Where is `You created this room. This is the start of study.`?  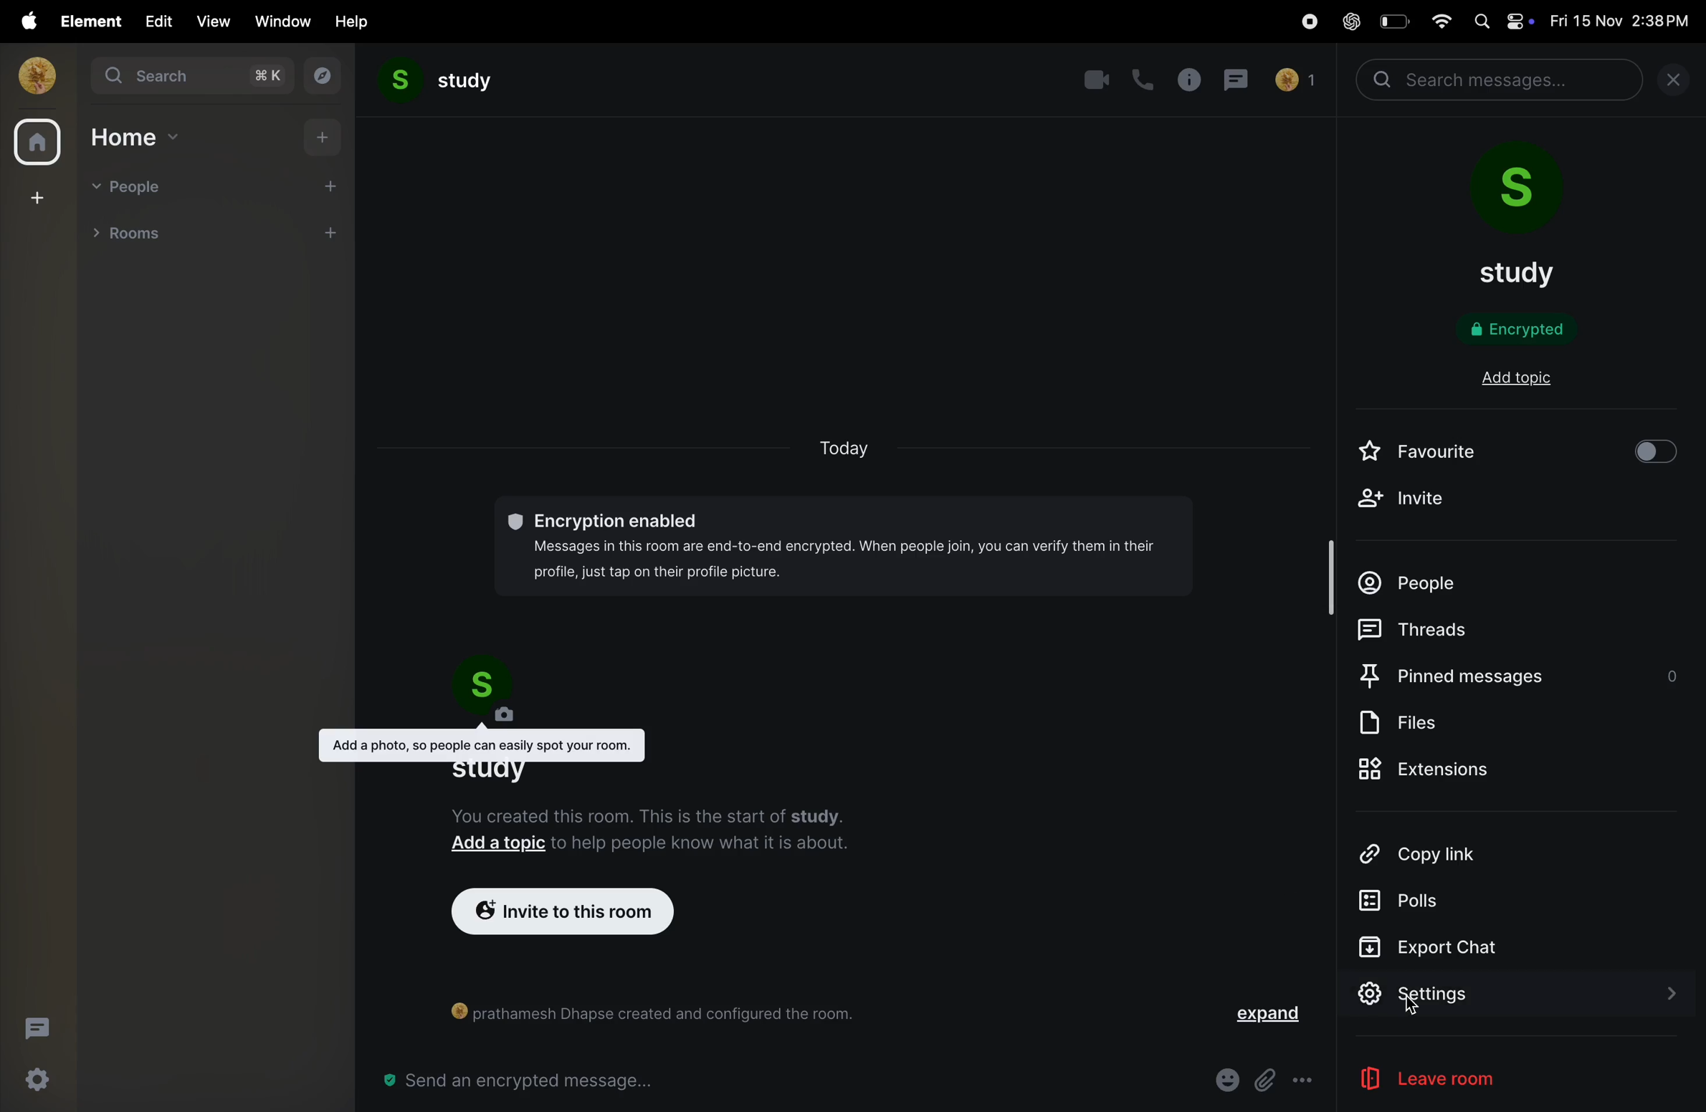
You created this room. This is the start of study. is located at coordinates (654, 813).